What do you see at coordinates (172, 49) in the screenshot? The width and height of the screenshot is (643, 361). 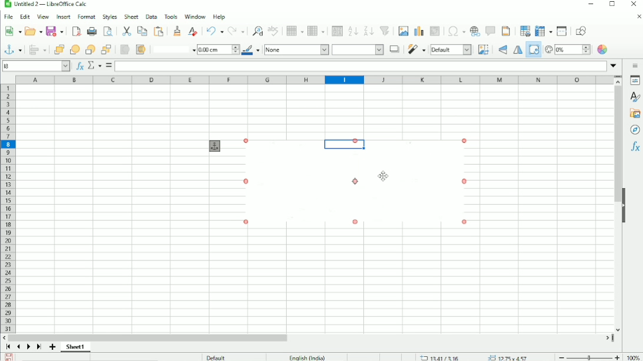 I see `Line style` at bounding box center [172, 49].